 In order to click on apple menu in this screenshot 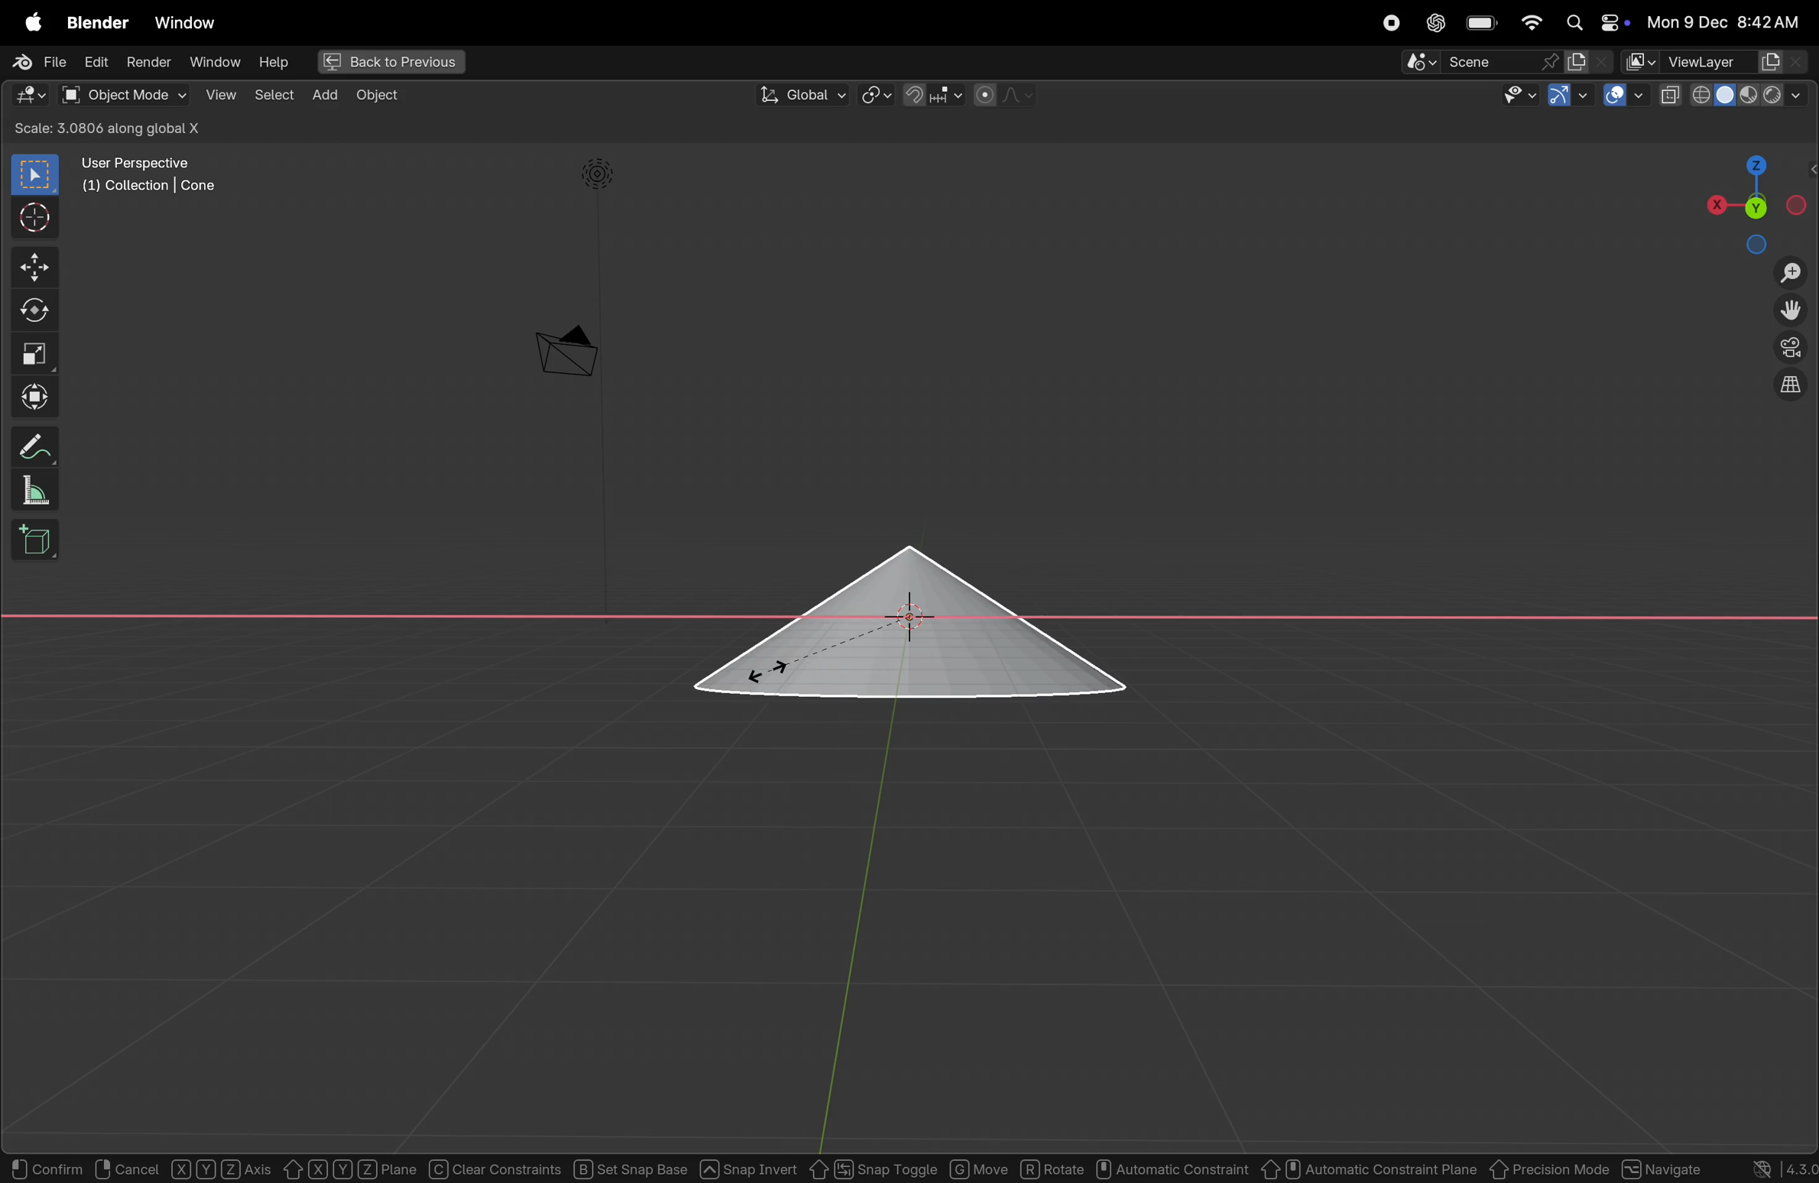, I will do `click(30, 18)`.